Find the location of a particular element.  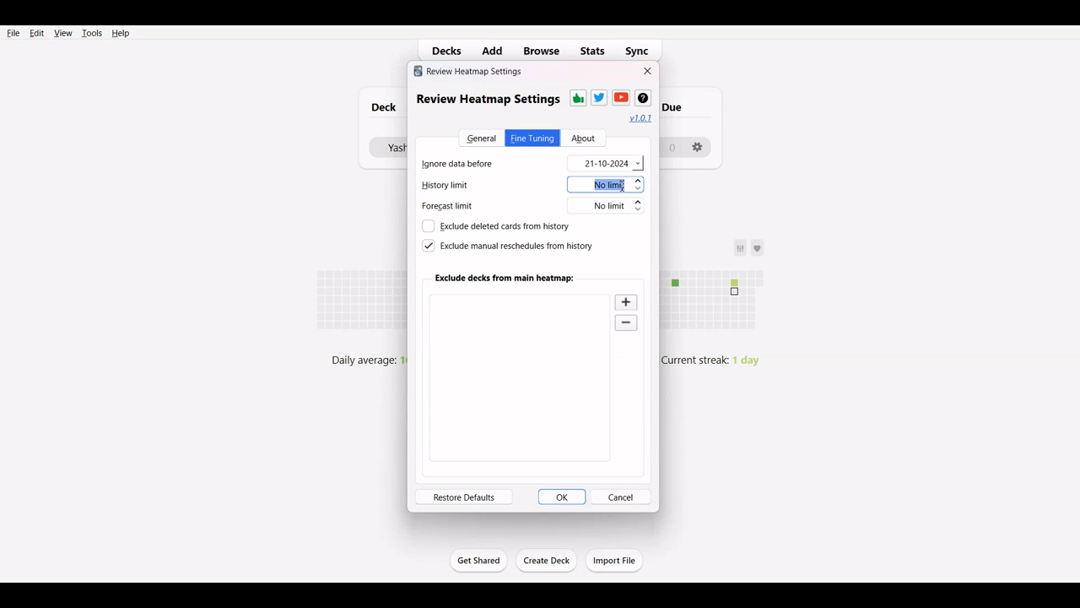

review heatmap settings is located at coordinates (468, 71).